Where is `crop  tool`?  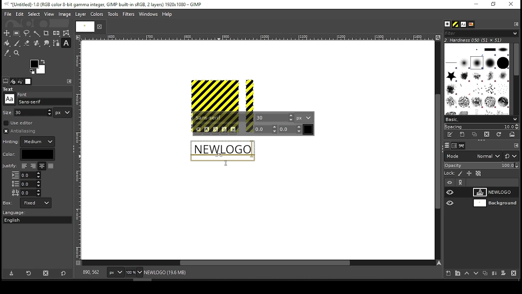 crop  tool is located at coordinates (46, 33).